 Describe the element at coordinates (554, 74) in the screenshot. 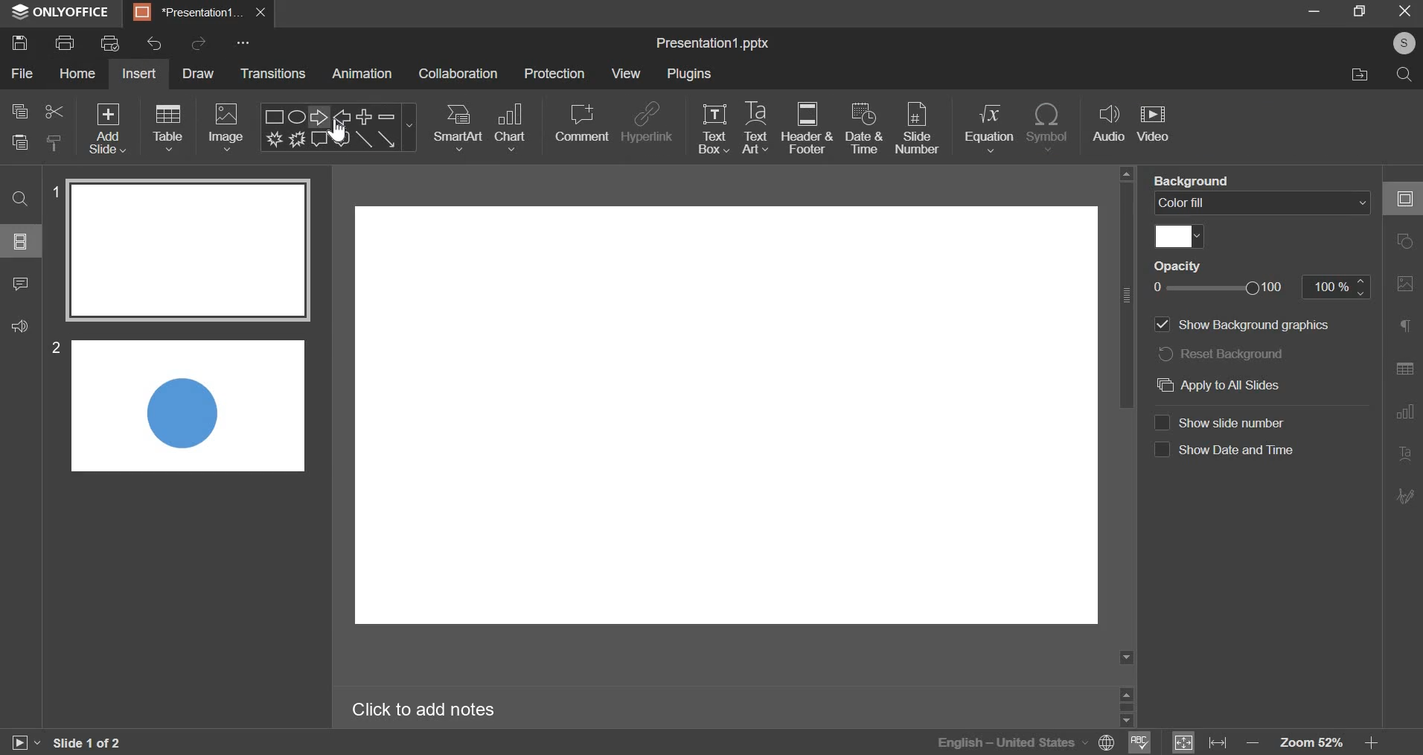

I see `protection` at that location.